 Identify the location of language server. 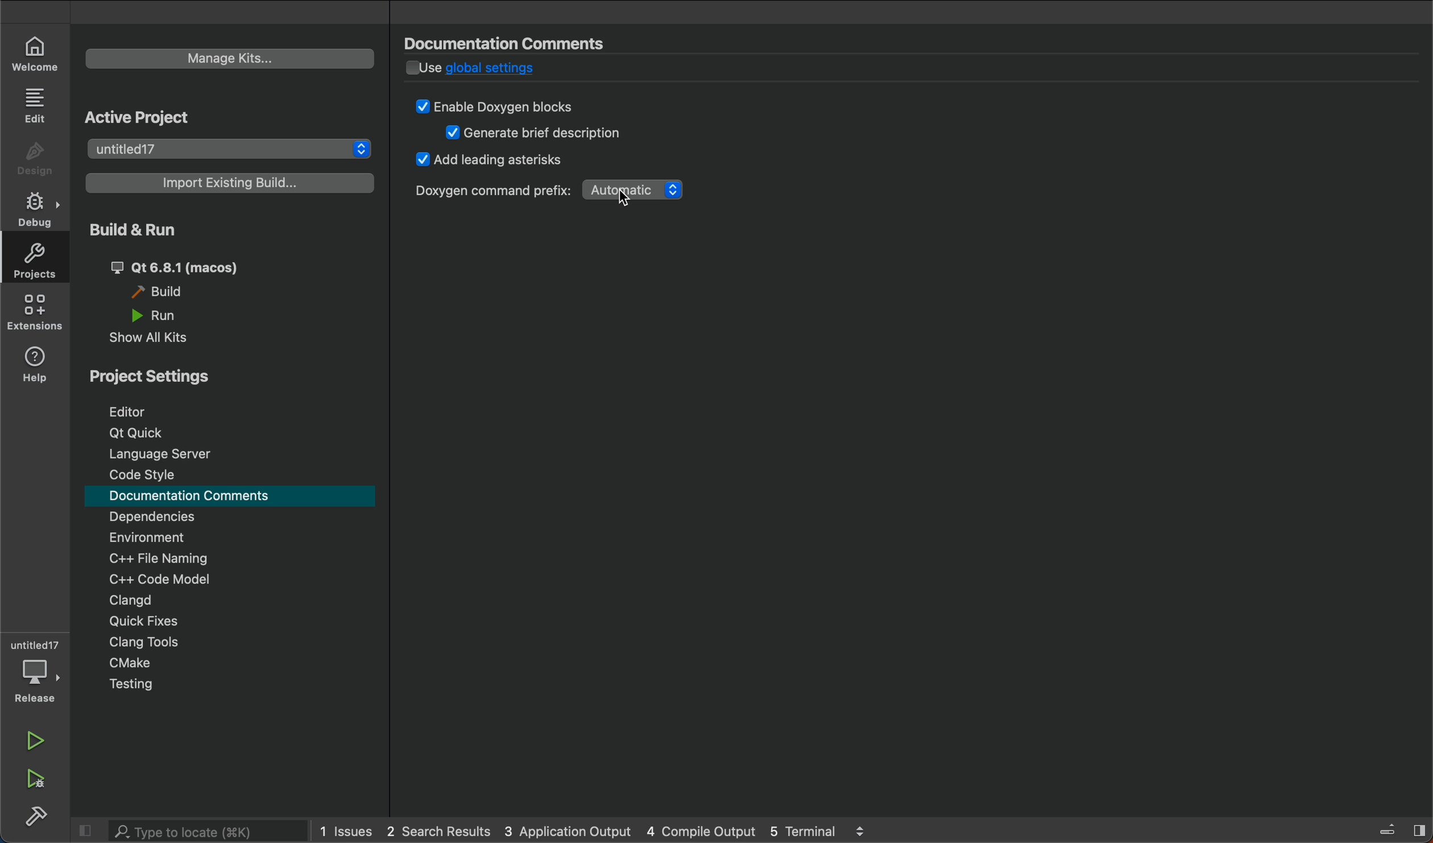
(158, 454).